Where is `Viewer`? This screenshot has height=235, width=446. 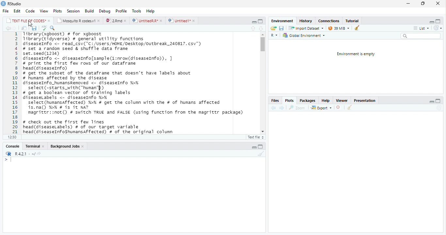
Viewer is located at coordinates (342, 100).